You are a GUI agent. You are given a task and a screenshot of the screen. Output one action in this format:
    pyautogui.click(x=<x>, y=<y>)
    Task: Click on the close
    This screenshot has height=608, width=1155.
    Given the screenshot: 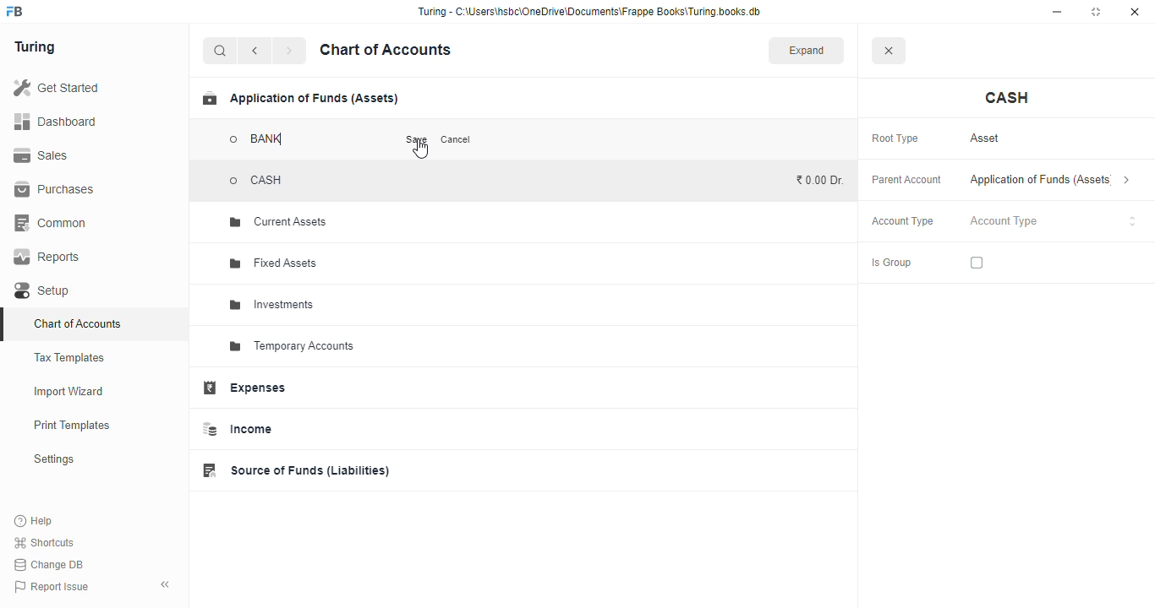 What is the action you would take?
    pyautogui.click(x=1135, y=12)
    